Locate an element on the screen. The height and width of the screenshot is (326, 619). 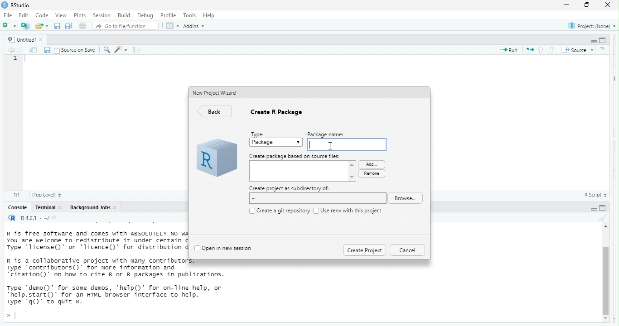
Debug is located at coordinates (145, 15).